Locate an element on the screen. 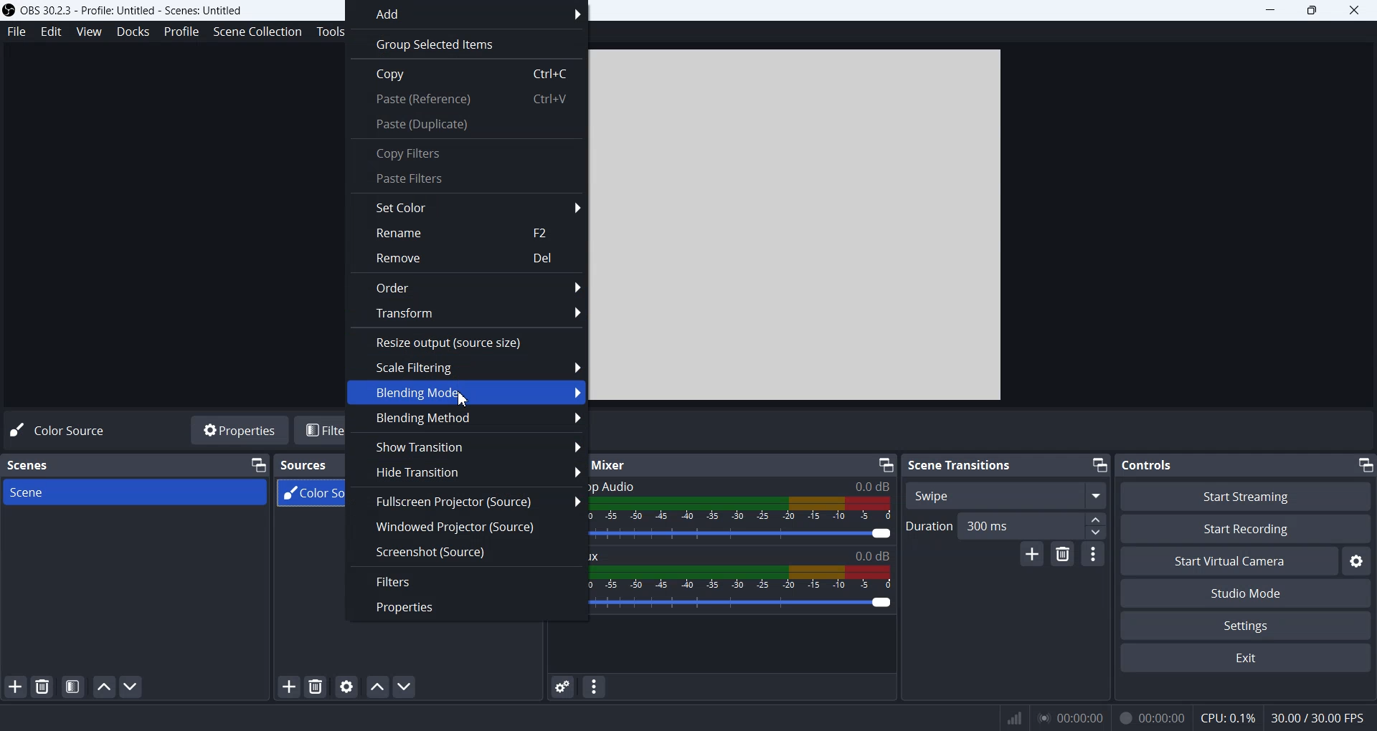  Edit is located at coordinates (51, 31).